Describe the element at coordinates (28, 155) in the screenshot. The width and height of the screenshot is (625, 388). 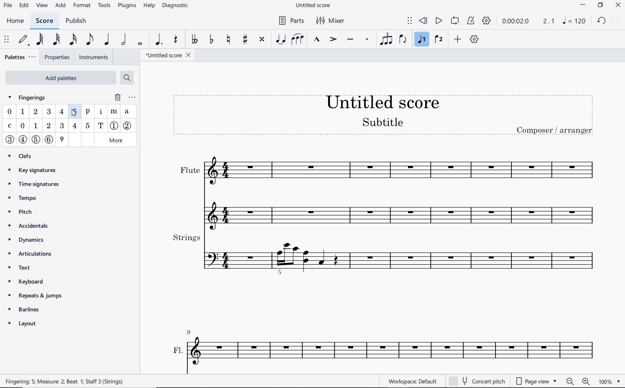
I see `clefs` at that location.